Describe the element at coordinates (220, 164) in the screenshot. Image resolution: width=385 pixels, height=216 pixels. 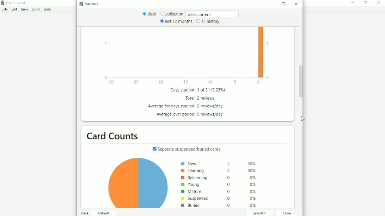
I see ` New 2 50%` at that location.